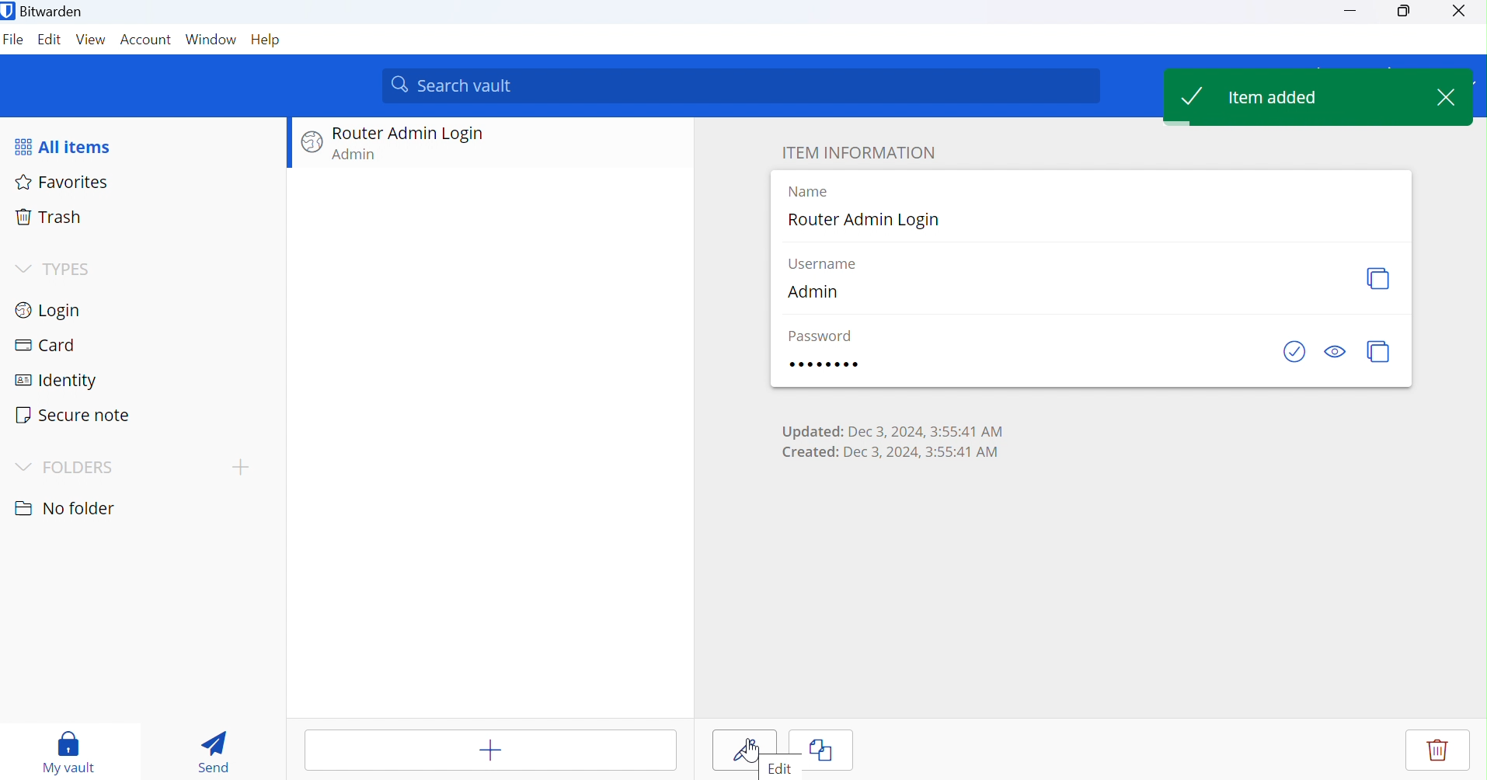 The height and width of the screenshot is (780, 1487). What do you see at coordinates (890, 433) in the screenshot?
I see `Updated: Dec 3, 2024, 3:55:41 AM` at bounding box center [890, 433].